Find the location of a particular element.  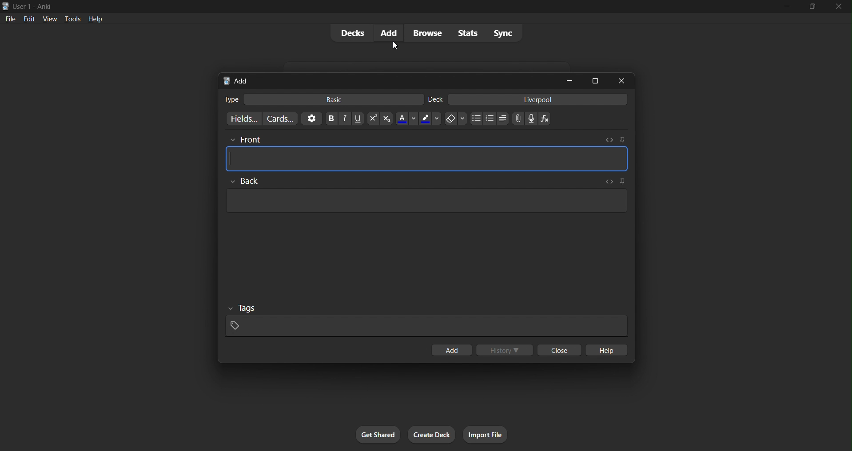

get shared is located at coordinates (375, 435).